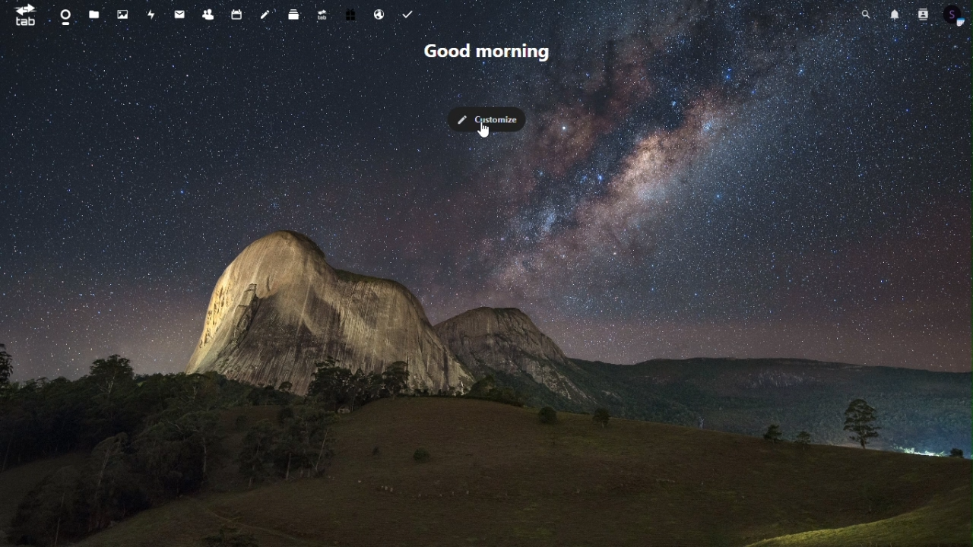 The height and width of the screenshot is (547, 973). I want to click on files, so click(94, 14).